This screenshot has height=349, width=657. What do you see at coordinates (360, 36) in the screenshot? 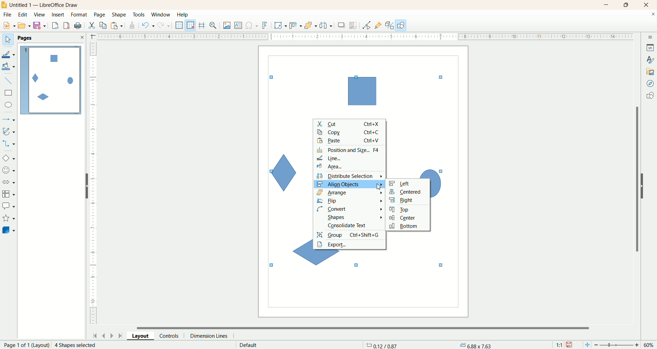
I see `scale bar` at bounding box center [360, 36].